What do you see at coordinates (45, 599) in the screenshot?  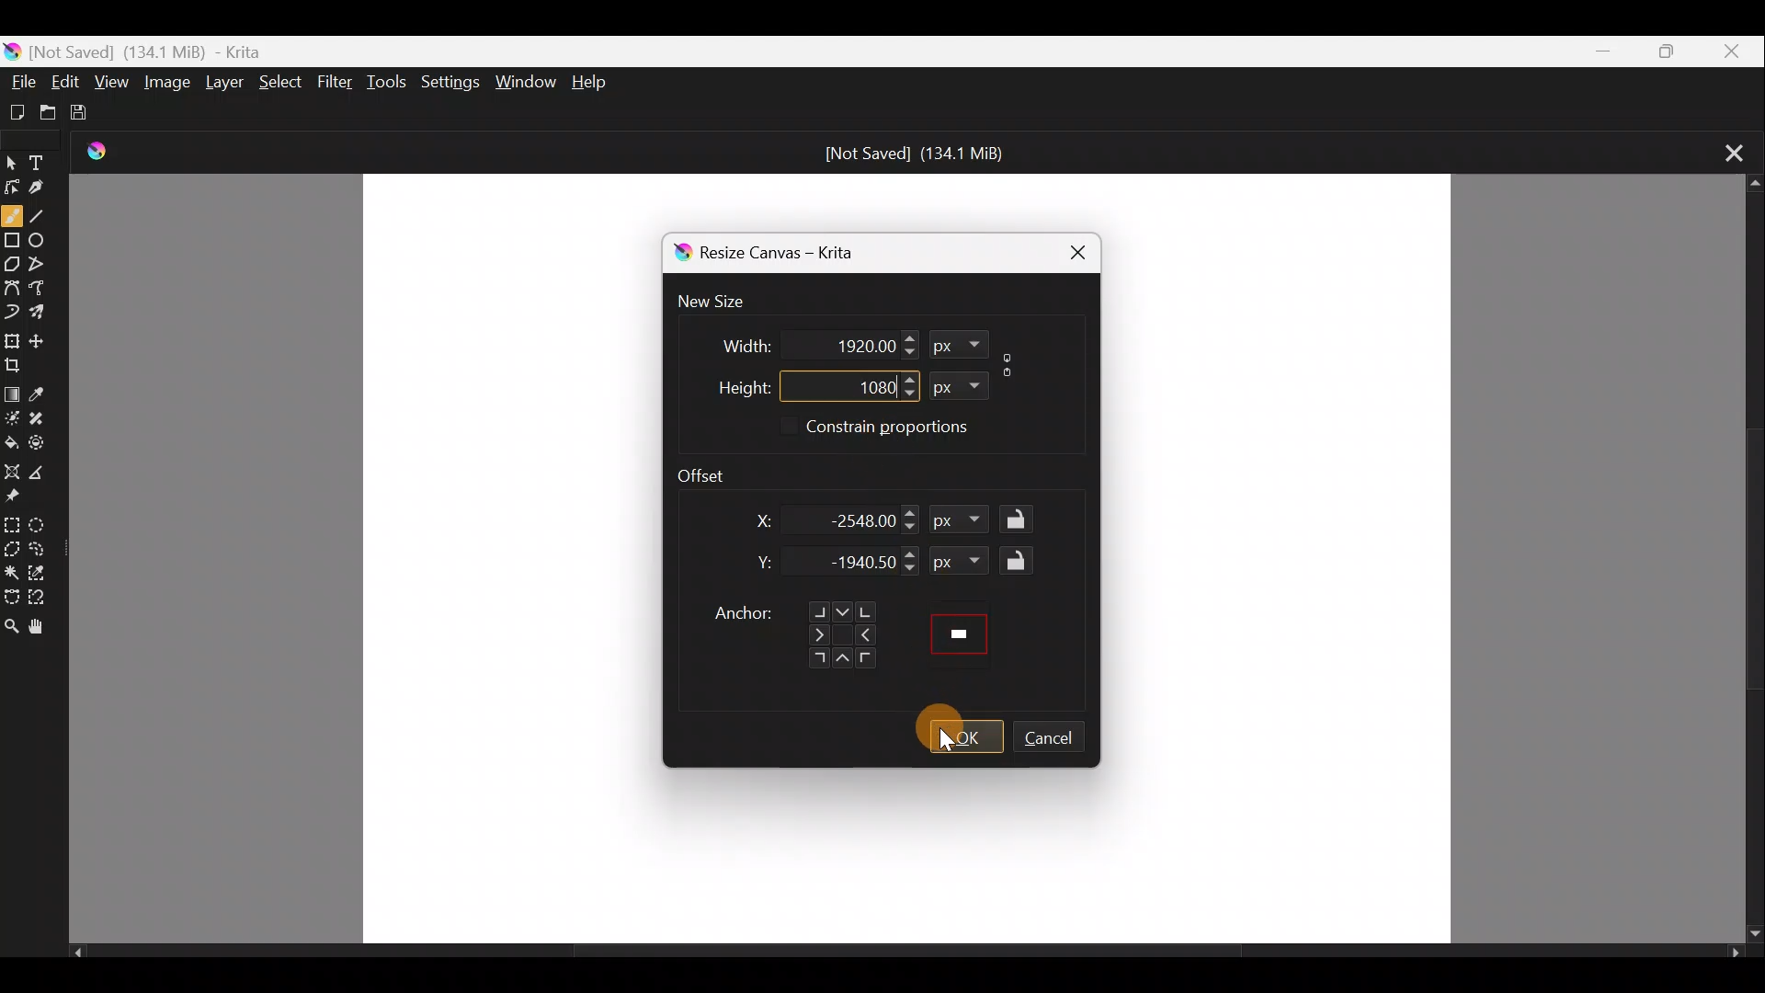 I see `Magnetic curve selection tool` at bounding box center [45, 599].